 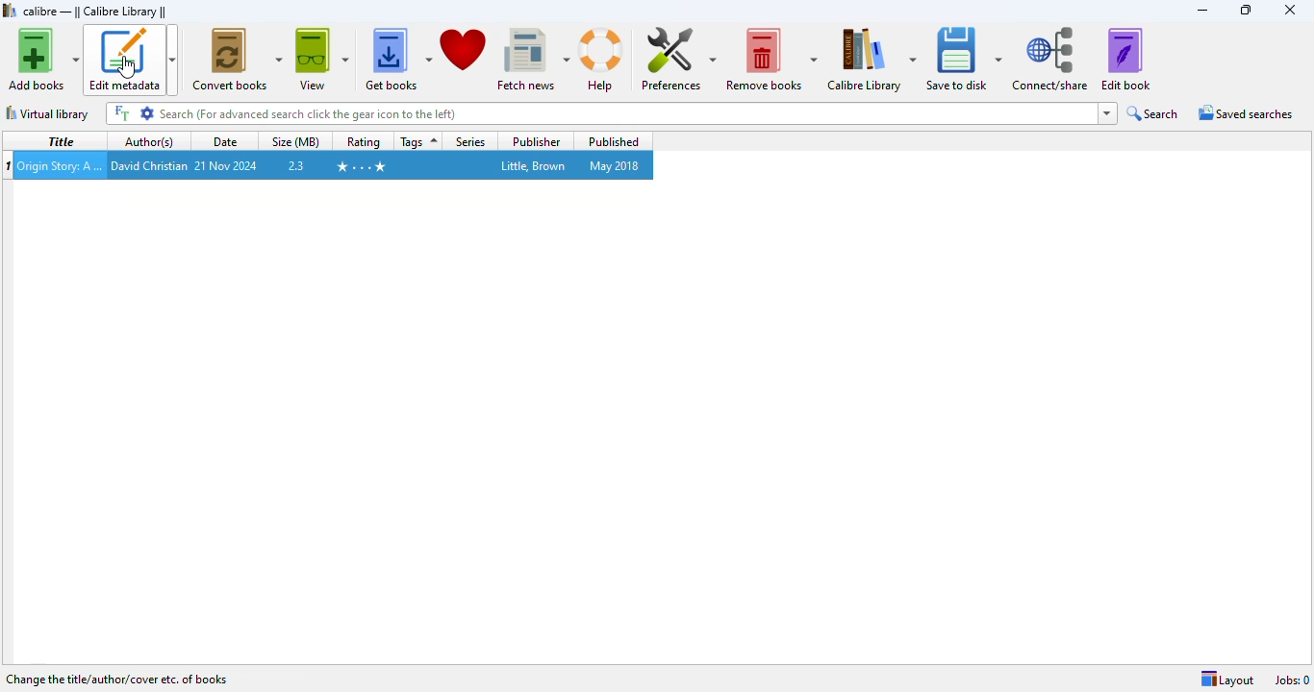 What do you see at coordinates (1108, 113) in the screenshot?
I see `dropdown` at bounding box center [1108, 113].